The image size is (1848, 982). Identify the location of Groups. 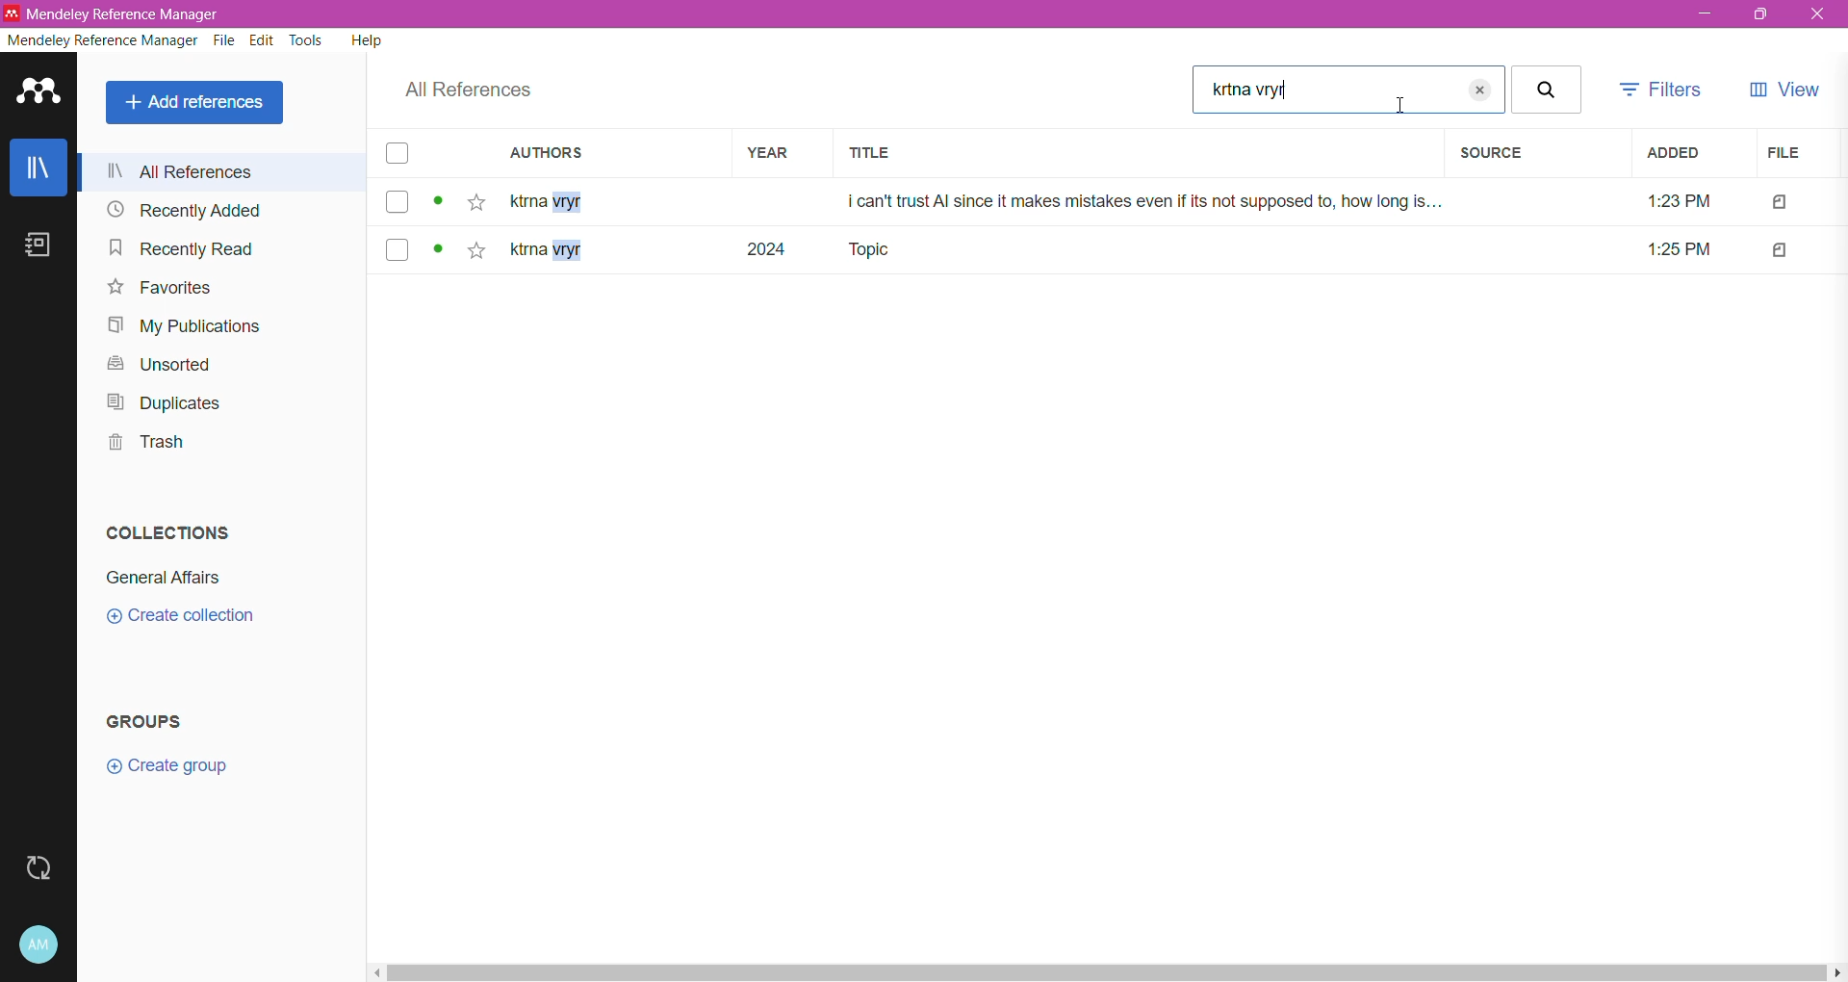
(157, 722).